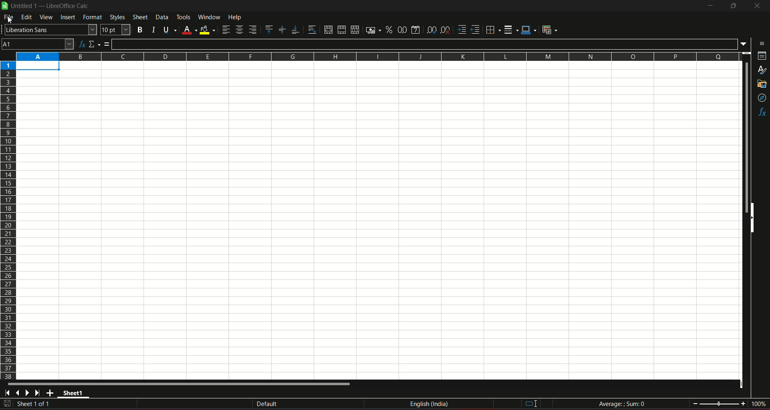 This screenshot has height=410, width=770. What do you see at coordinates (51, 6) in the screenshot?
I see `untitled 1- libreoffice calc` at bounding box center [51, 6].